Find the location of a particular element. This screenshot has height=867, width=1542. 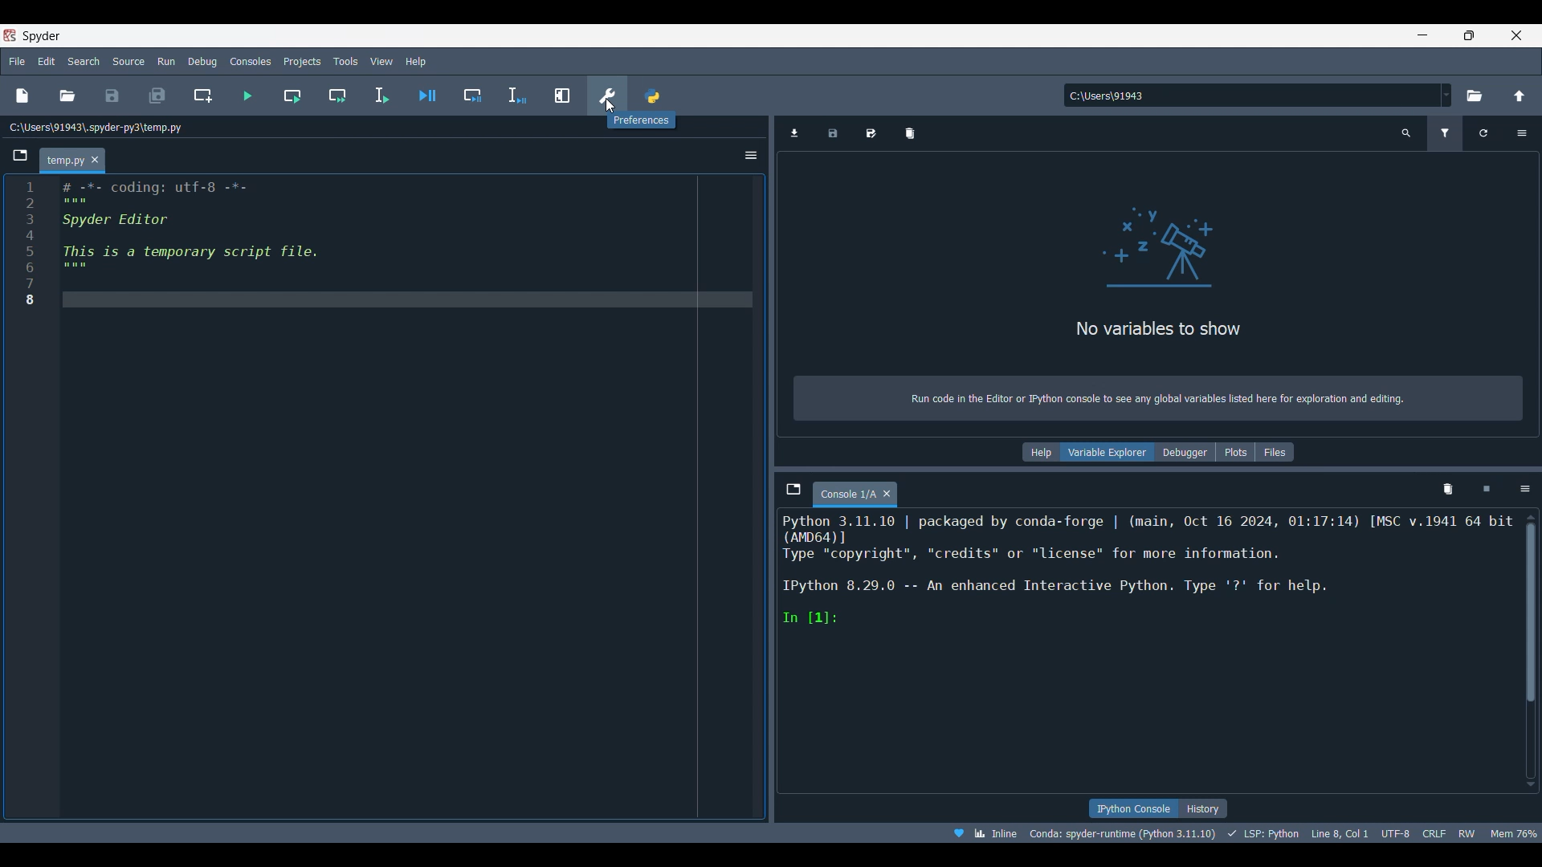

Help menu is located at coordinates (416, 61).